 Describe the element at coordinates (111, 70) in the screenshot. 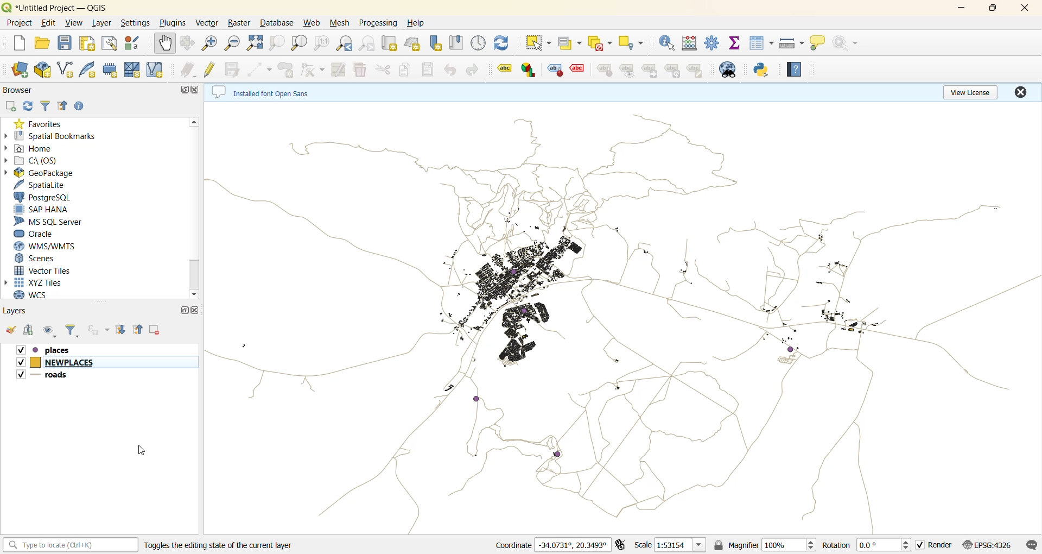

I see `new temporary scratch layer` at that location.